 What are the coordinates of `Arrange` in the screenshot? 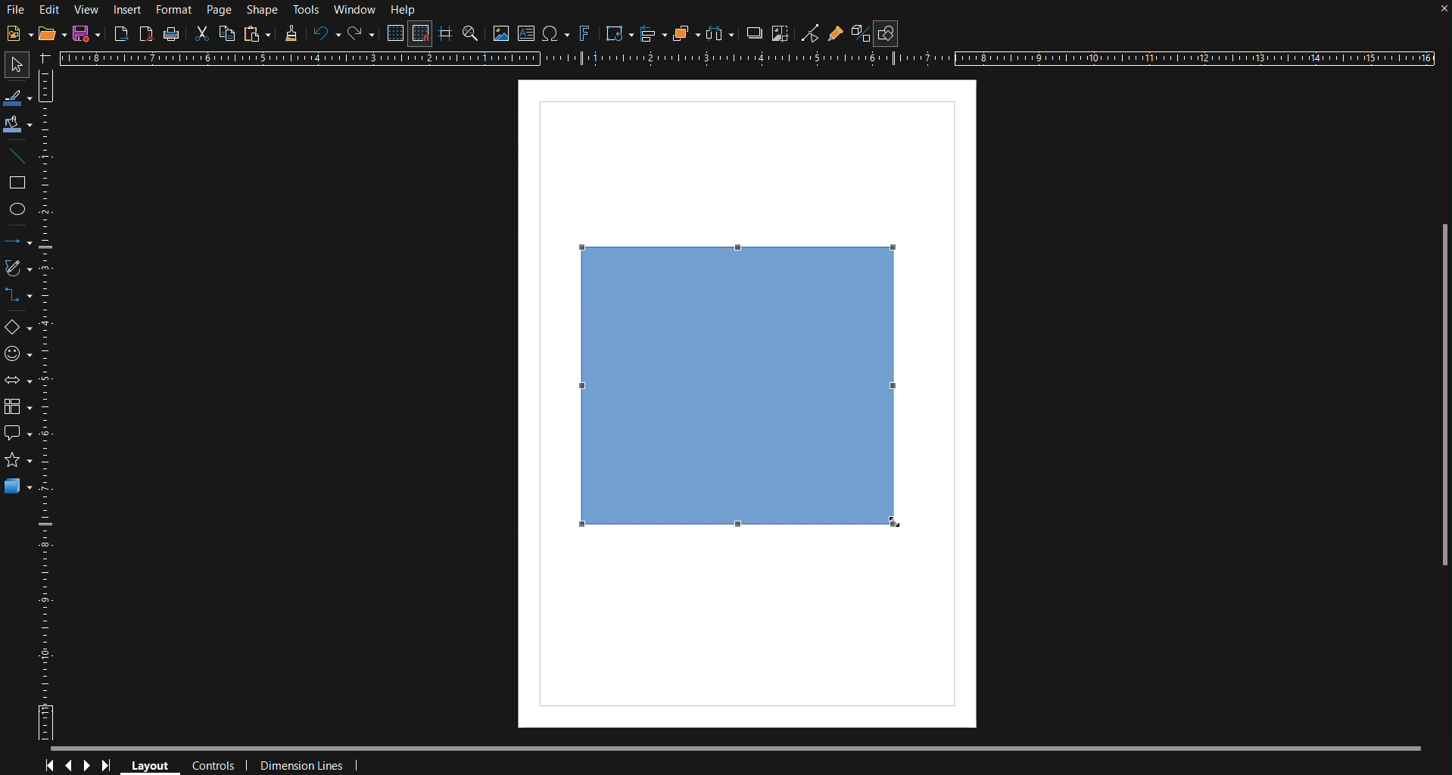 It's located at (687, 33).